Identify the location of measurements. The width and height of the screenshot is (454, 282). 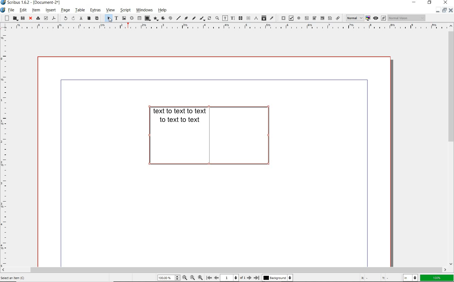
(255, 19).